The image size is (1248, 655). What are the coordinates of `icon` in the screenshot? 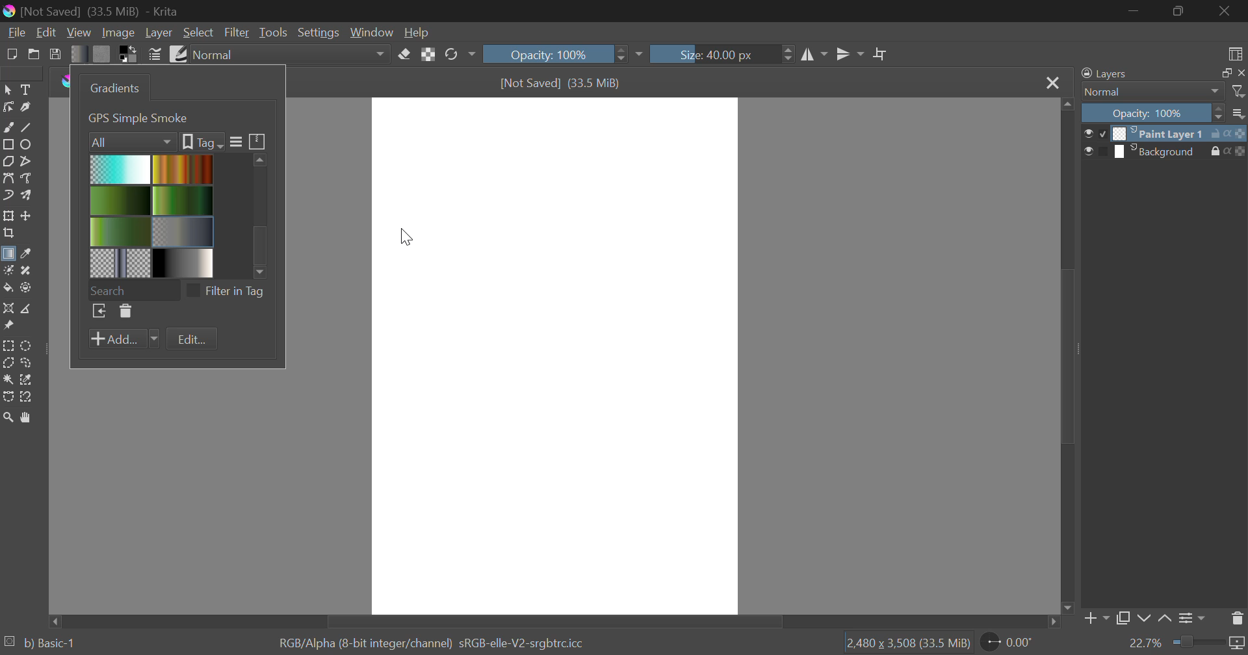 It's located at (1238, 133).